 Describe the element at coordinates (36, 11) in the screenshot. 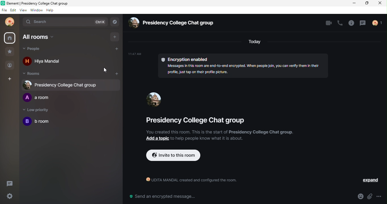

I see `window` at that location.